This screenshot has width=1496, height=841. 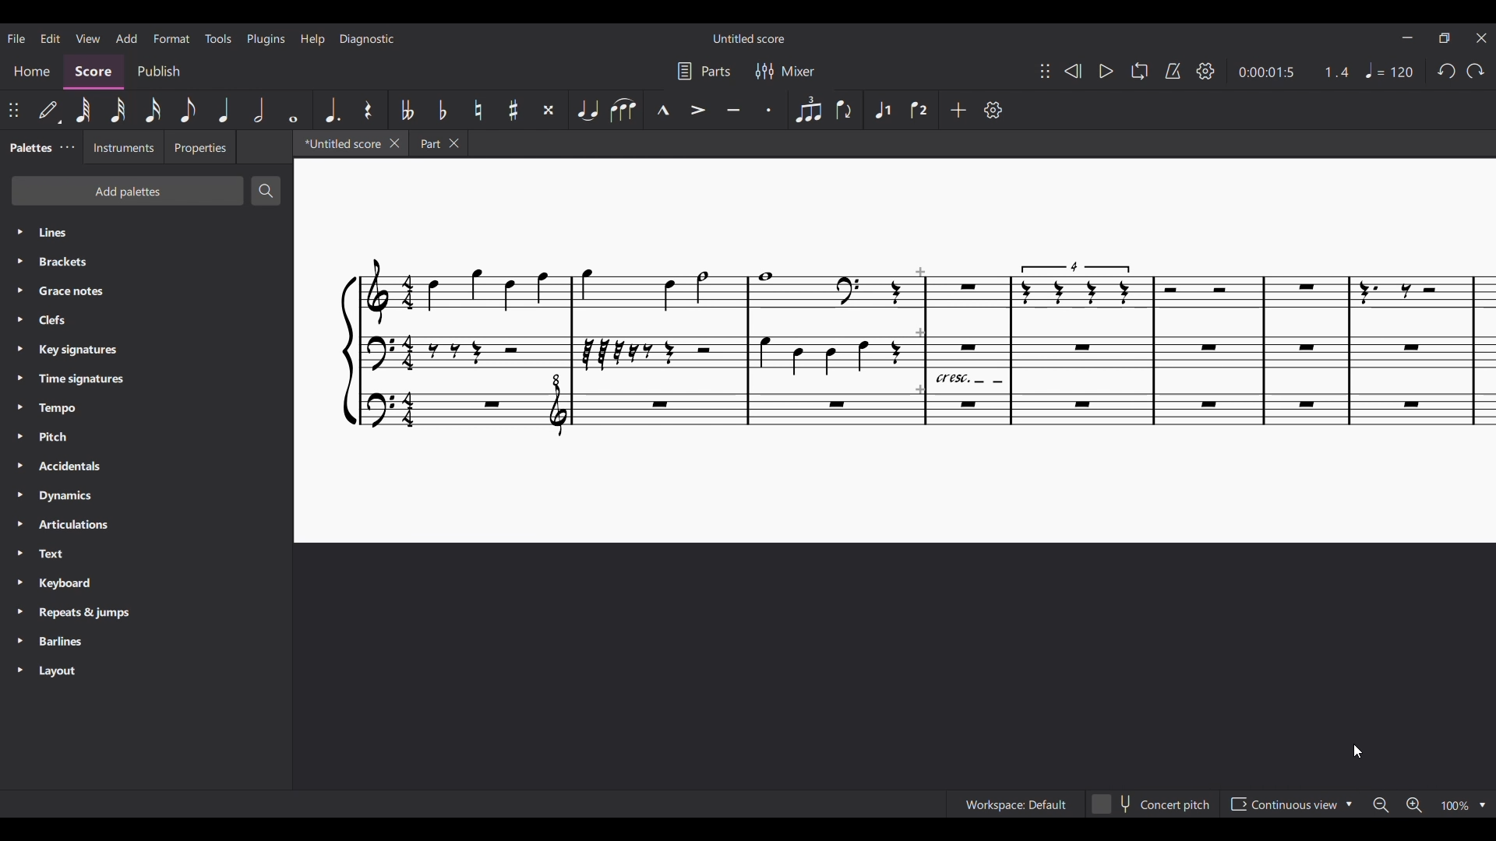 I want to click on Plugins menu, so click(x=266, y=39).